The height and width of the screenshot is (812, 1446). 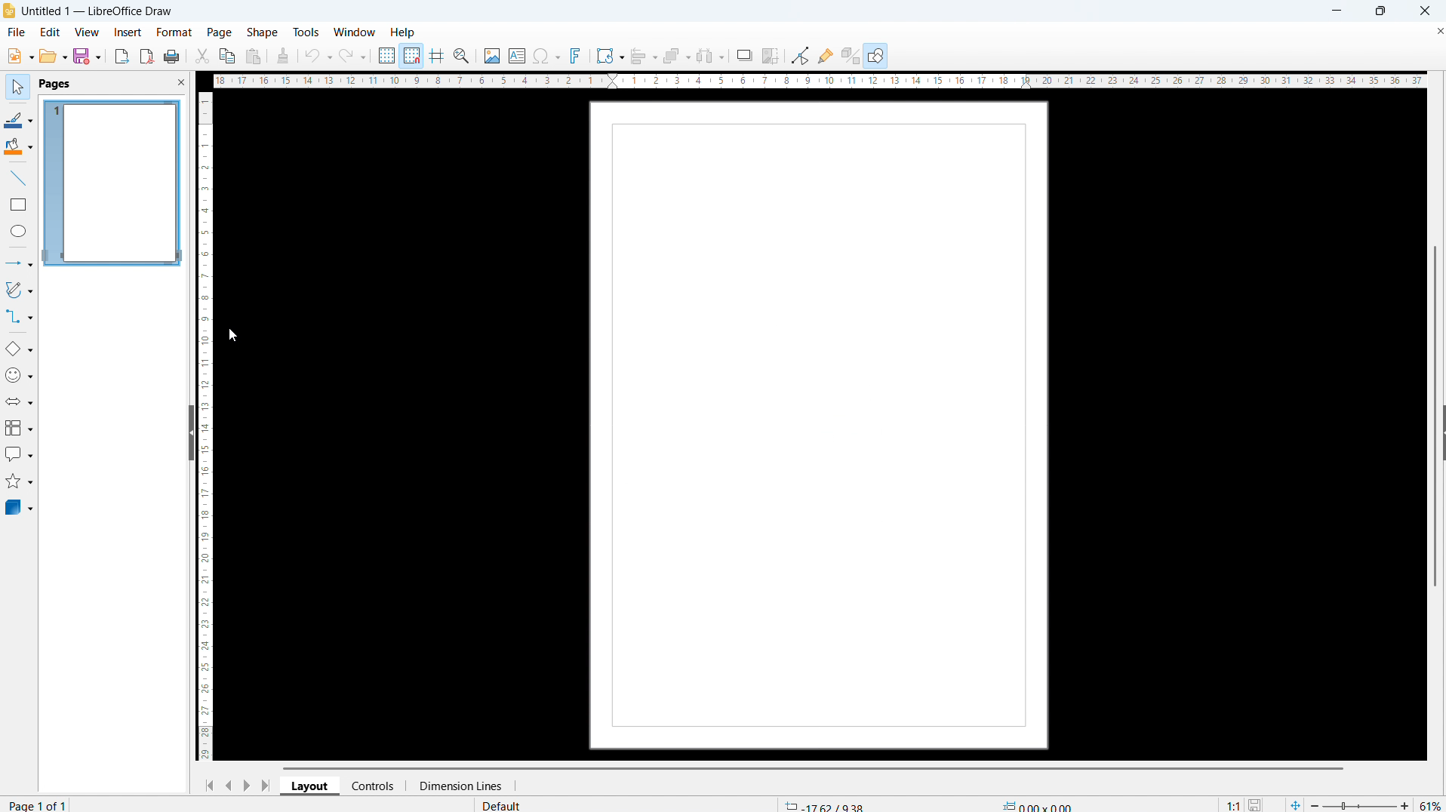 I want to click on Sidebar, so click(x=1437, y=433).